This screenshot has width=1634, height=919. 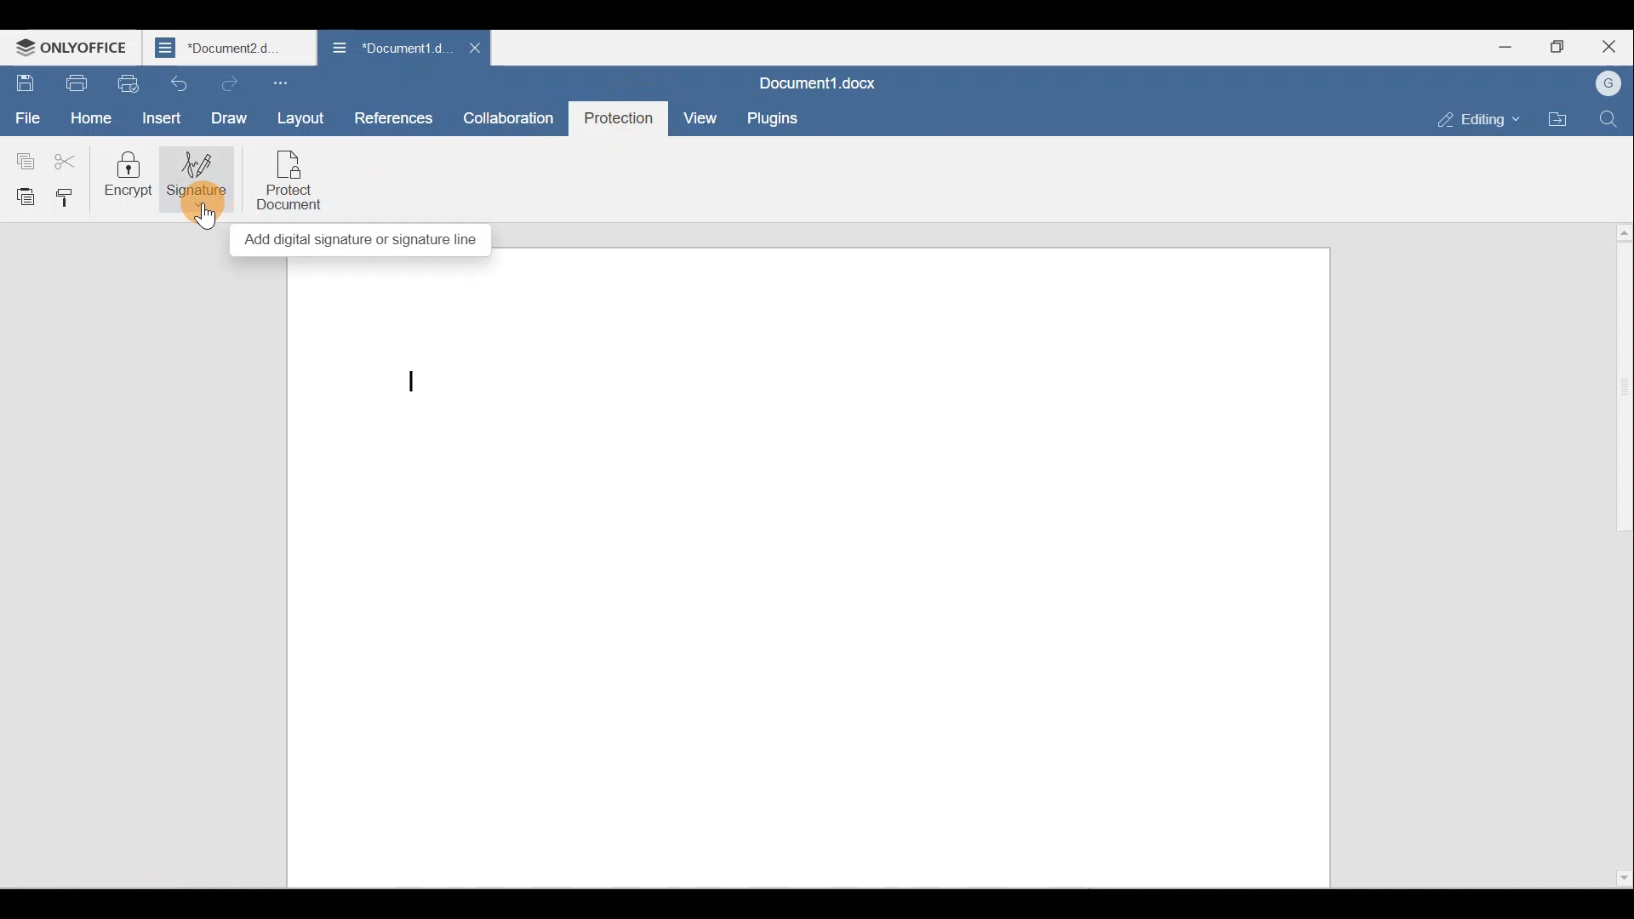 What do you see at coordinates (393, 117) in the screenshot?
I see `References` at bounding box center [393, 117].